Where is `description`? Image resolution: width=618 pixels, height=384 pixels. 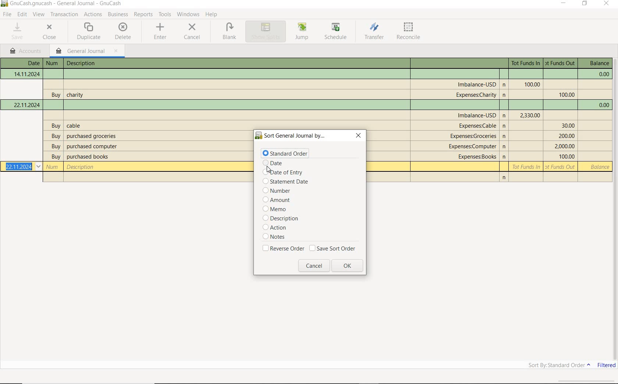
description is located at coordinates (74, 125).